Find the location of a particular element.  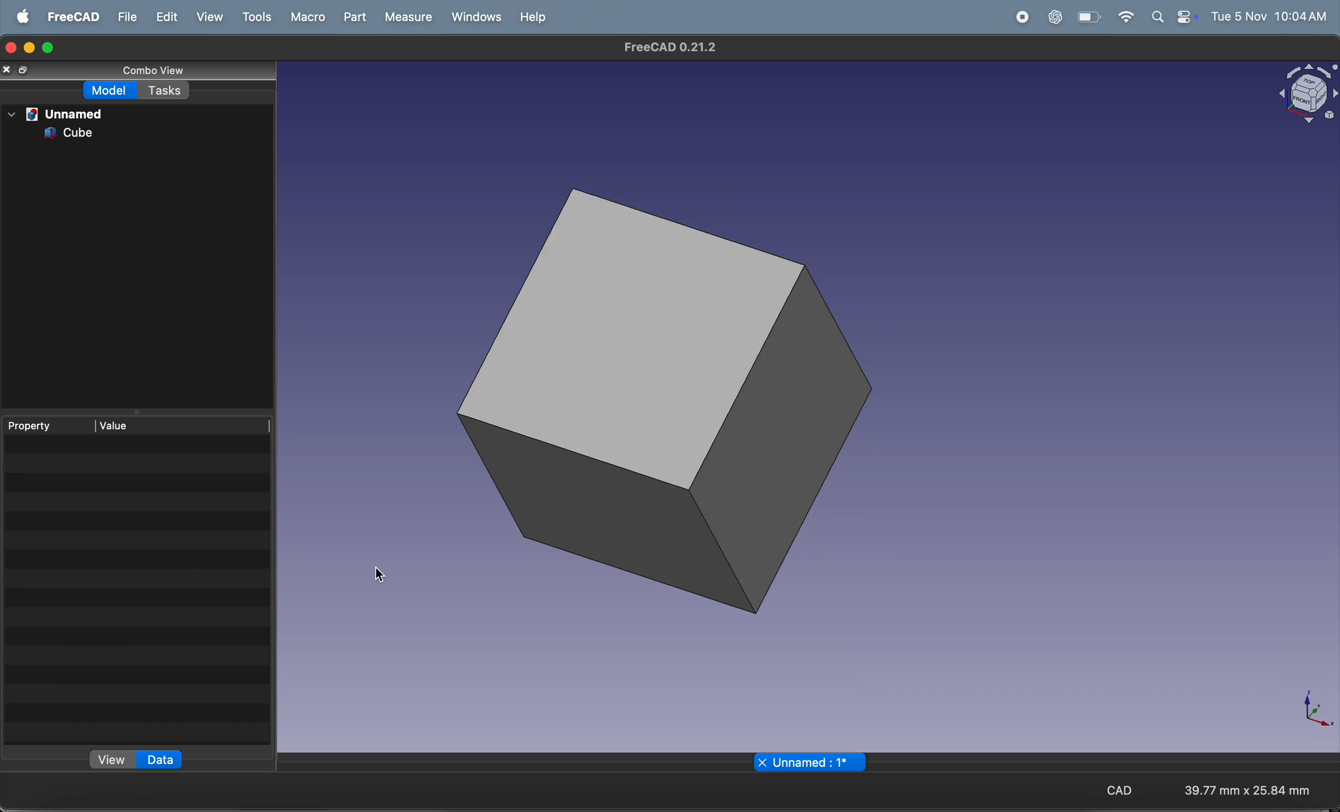

tasks is located at coordinates (171, 92).